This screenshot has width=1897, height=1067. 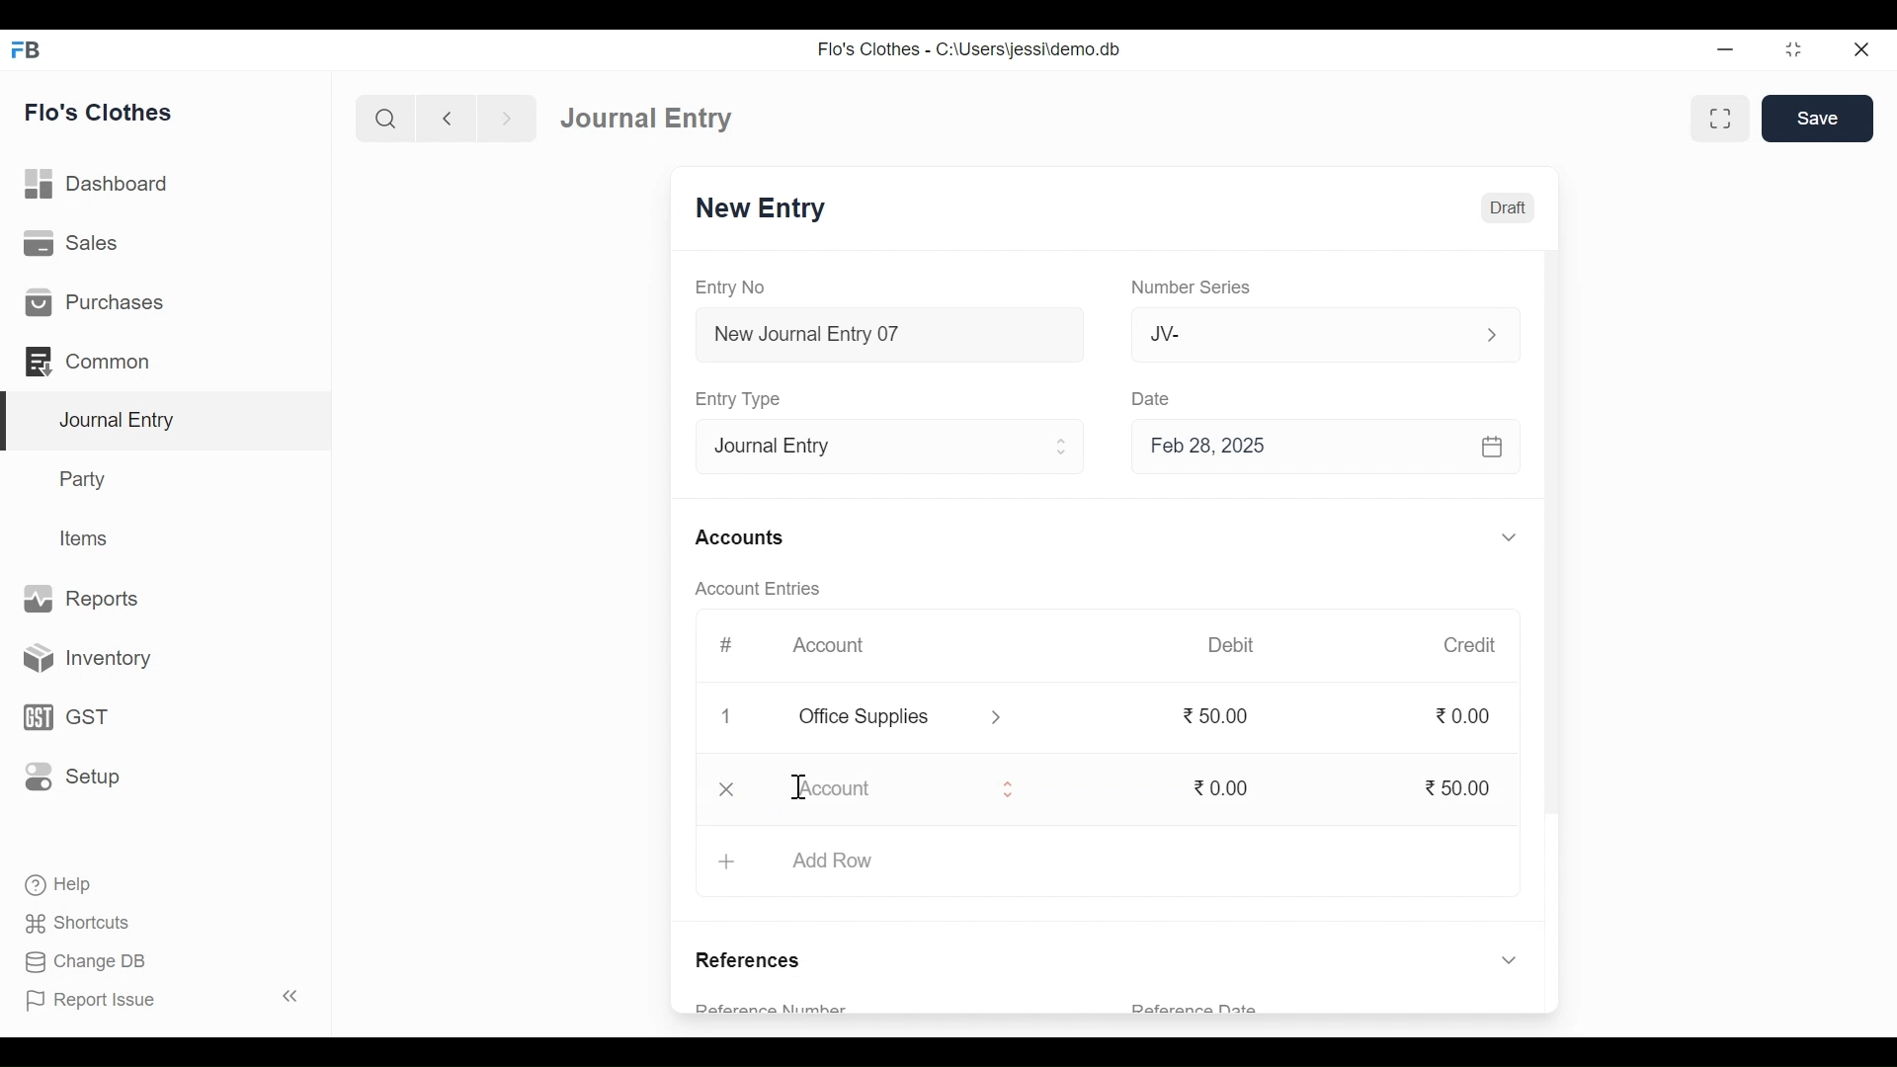 What do you see at coordinates (1193, 287) in the screenshot?
I see `Number Series` at bounding box center [1193, 287].